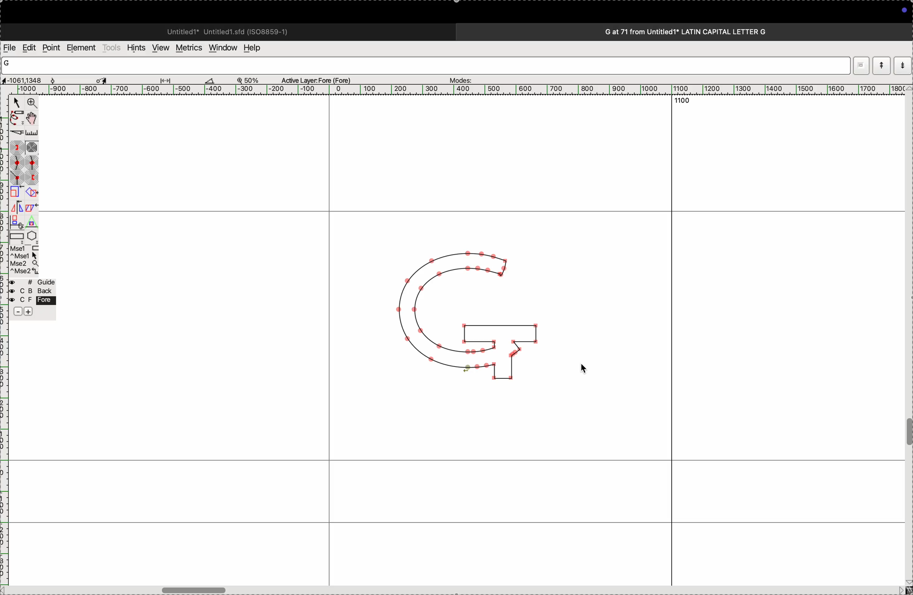 This screenshot has height=595, width=913. Describe the element at coordinates (190, 47) in the screenshot. I see `metrics` at that location.